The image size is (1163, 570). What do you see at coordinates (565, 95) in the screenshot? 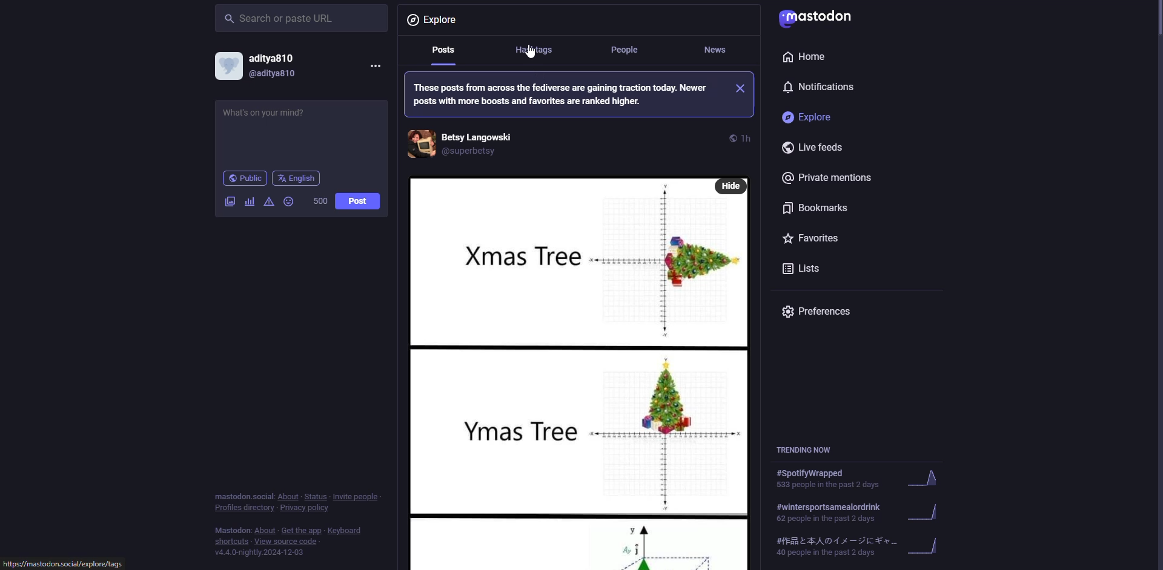
I see `info` at bounding box center [565, 95].